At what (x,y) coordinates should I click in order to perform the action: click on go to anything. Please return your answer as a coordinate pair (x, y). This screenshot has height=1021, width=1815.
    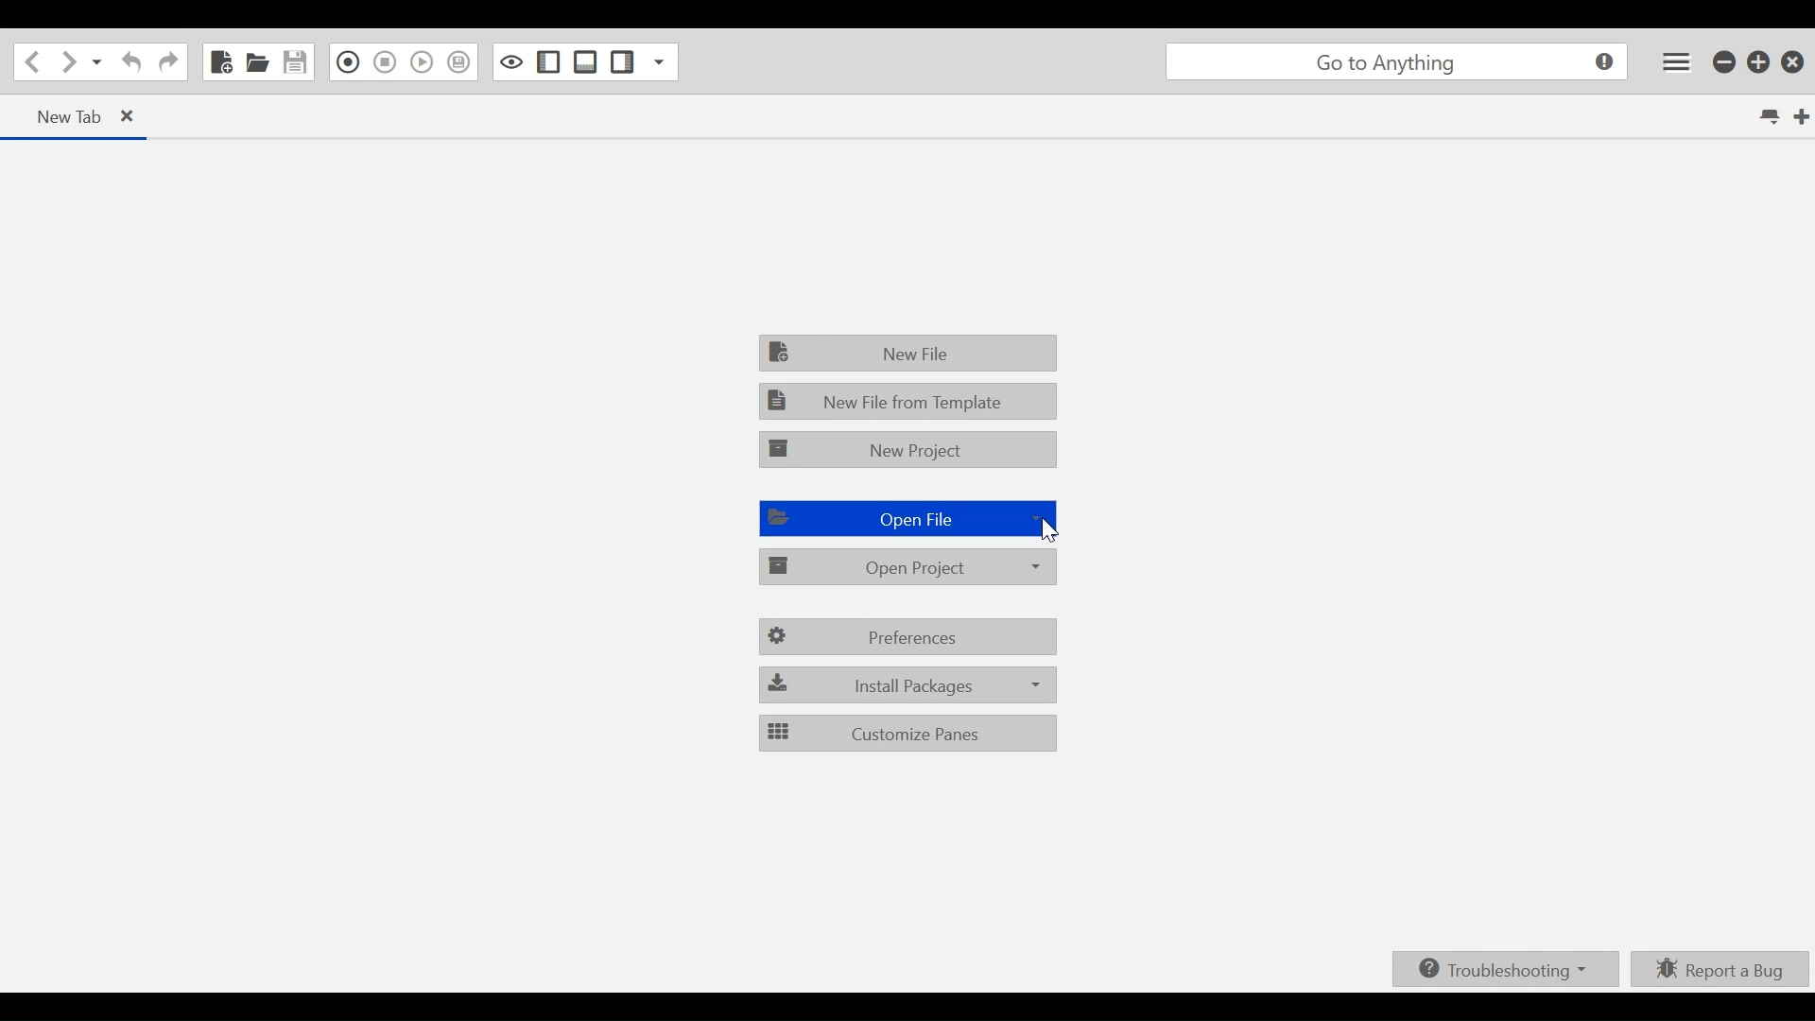
    Looking at the image, I should click on (1393, 62).